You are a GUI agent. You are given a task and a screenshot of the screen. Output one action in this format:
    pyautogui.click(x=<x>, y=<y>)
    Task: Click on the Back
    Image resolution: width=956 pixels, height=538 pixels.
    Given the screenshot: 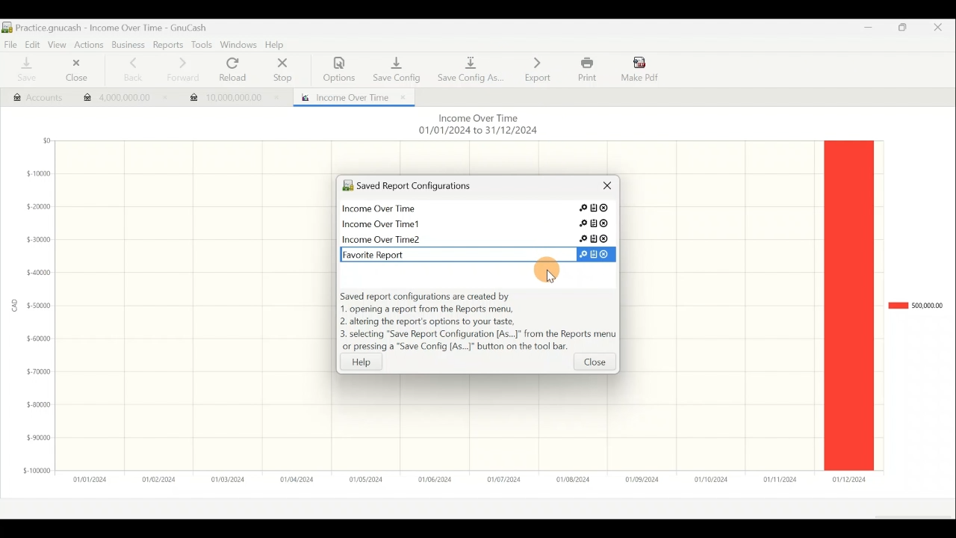 What is the action you would take?
    pyautogui.click(x=128, y=69)
    